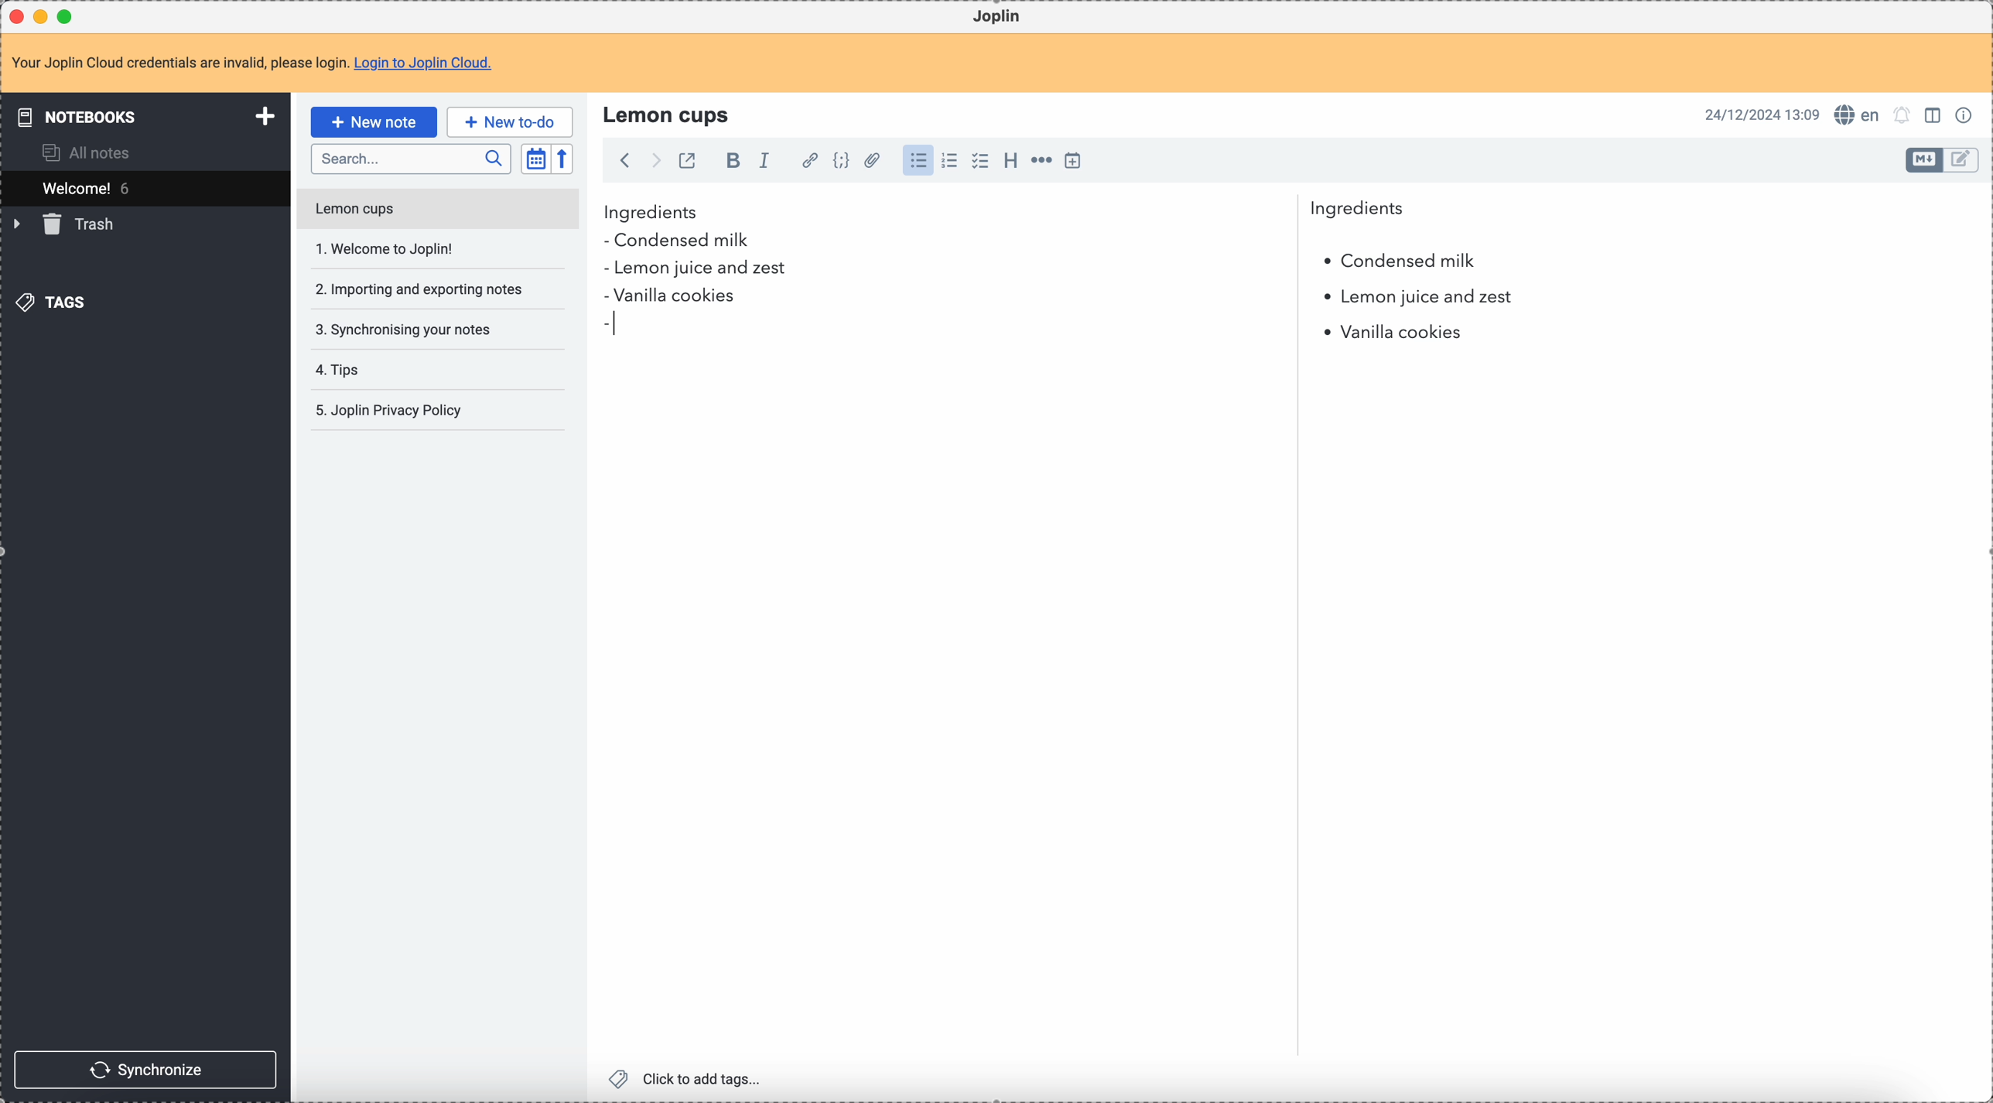 Image resolution: width=1993 pixels, height=1103 pixels. Describe the element at coordinates (386, 248) in the screenshot. I see `welcome to Joplin!` at that location.